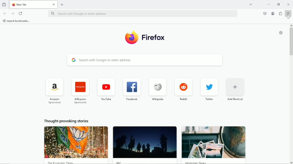 The image size is (293, 164). Describe the element at coordinates (291, 162) in the screenshot. I see `scroll down` at that location.